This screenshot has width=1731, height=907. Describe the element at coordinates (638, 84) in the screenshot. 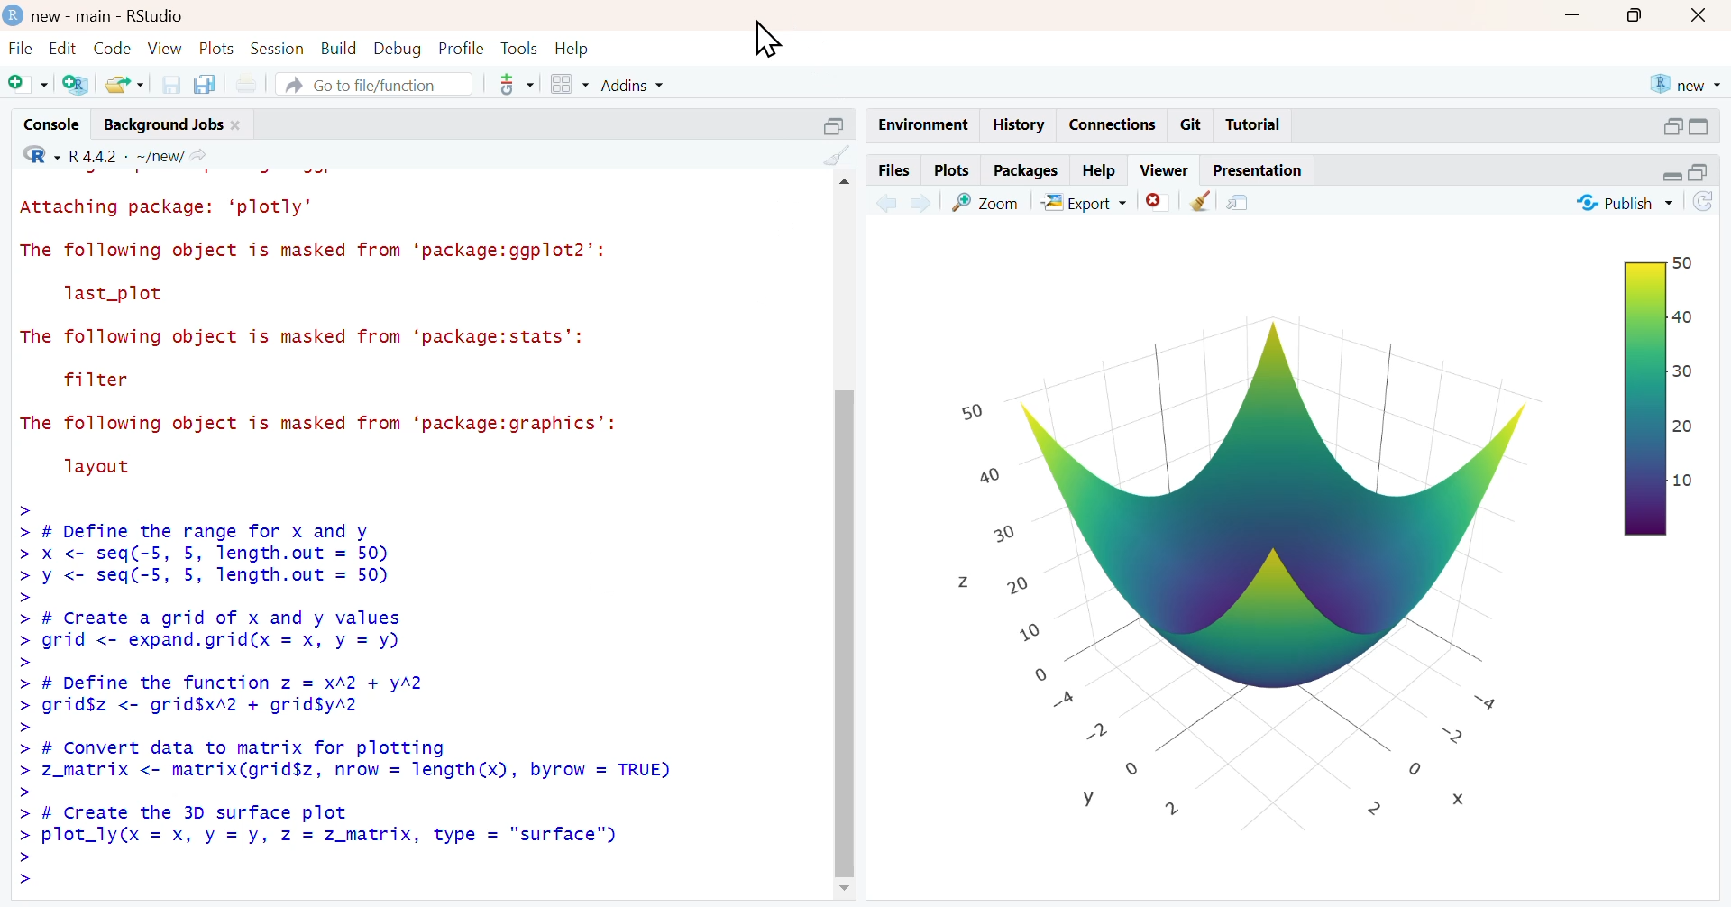

I see `addins` at that location.